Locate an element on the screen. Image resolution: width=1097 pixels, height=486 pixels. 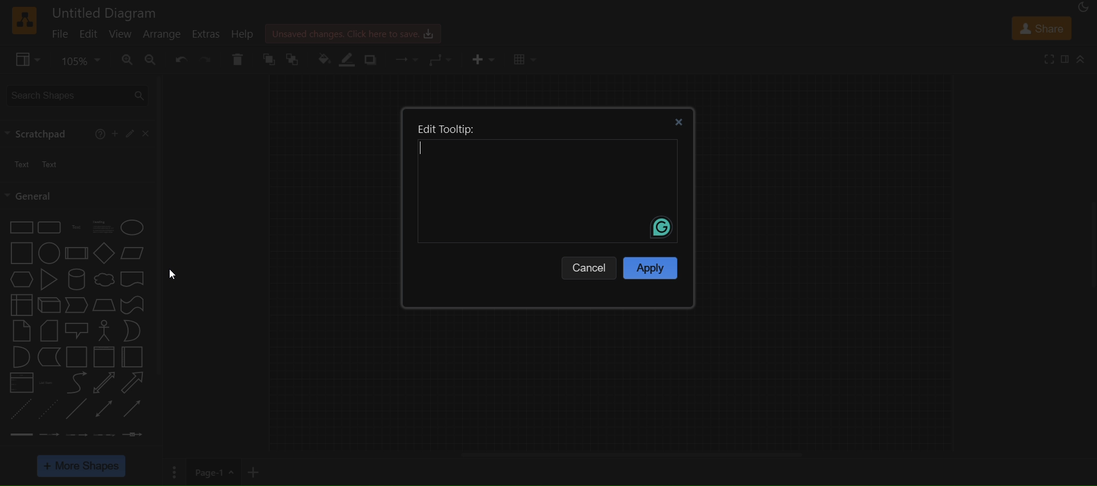
apply is located at coordinates (650, 267).